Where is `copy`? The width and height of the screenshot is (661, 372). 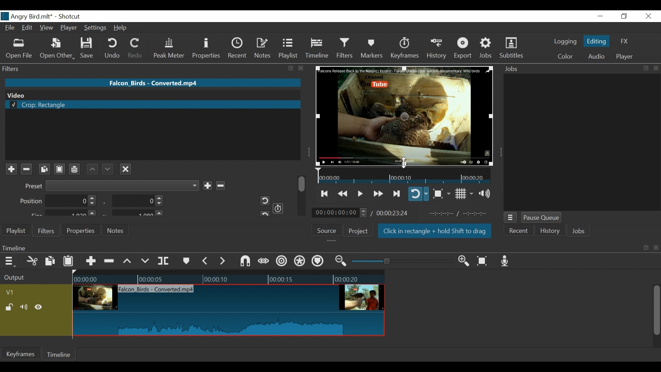 copy is located at coordinates (292, 69).